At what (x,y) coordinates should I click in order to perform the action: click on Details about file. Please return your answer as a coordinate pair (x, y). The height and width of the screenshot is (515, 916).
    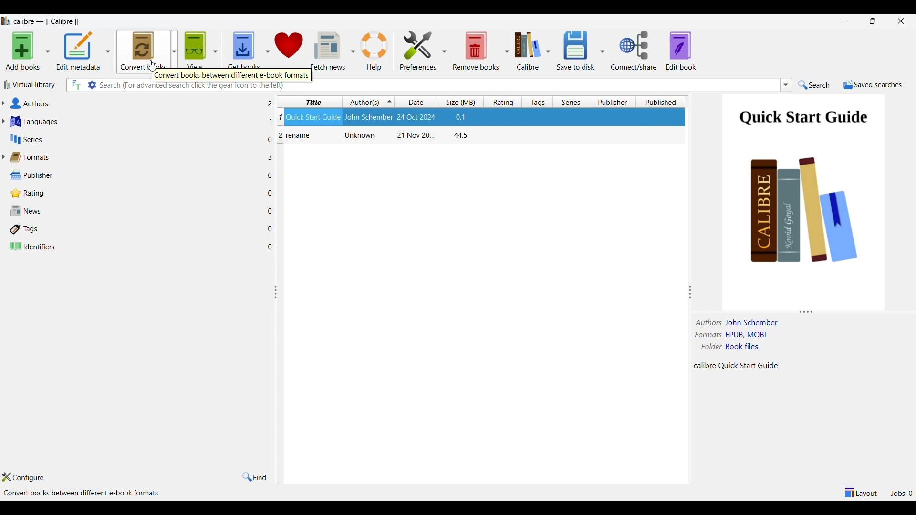
    Looking at the image, I should click on (738, 366).